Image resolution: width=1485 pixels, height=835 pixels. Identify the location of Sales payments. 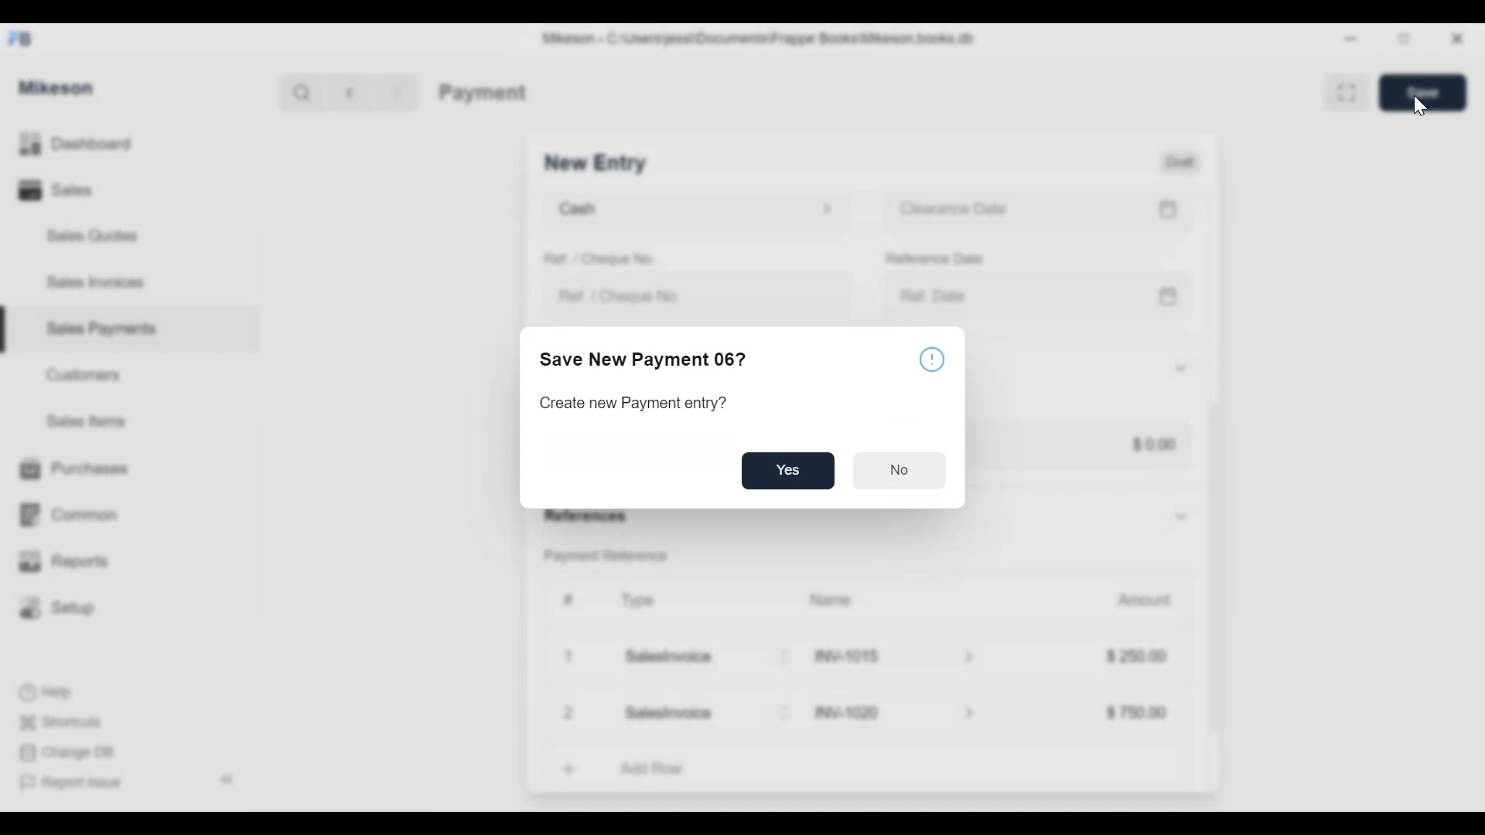
(104, 328).